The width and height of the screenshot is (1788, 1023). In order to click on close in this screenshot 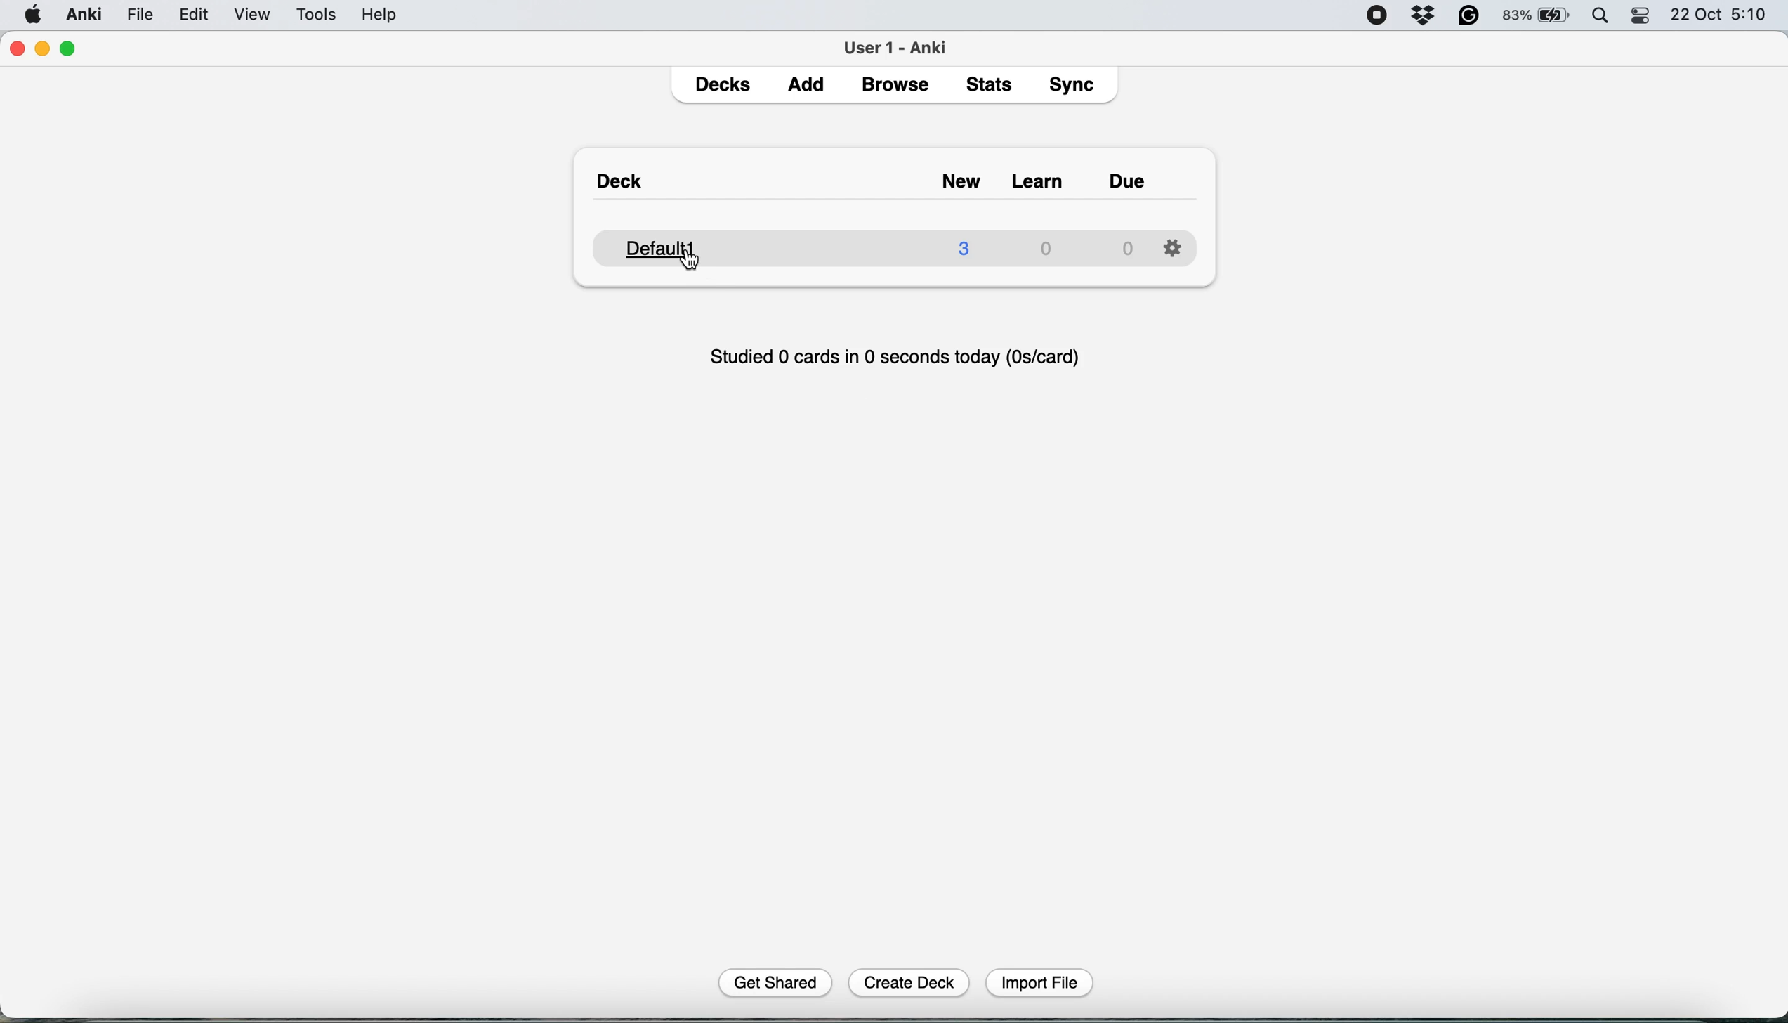, I will do `click(16, 49)`.